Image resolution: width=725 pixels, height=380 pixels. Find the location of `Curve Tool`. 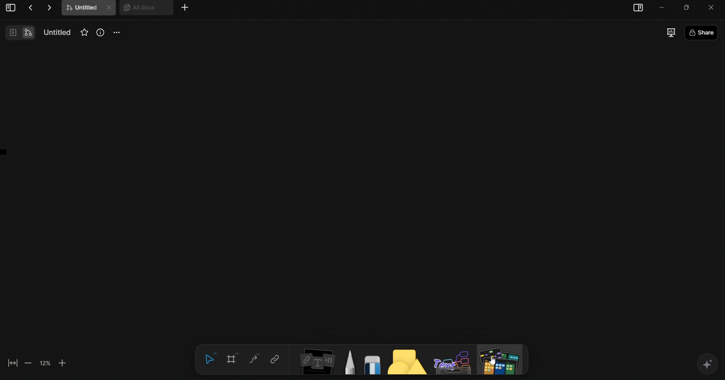

Curve Tool is located at coordinates (253, 359).